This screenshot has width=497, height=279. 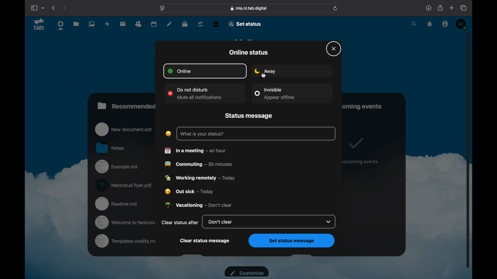 What do you see at coordinates (124, 129) in the screenshot?
I see `new document` at bounding box center [124, 129].